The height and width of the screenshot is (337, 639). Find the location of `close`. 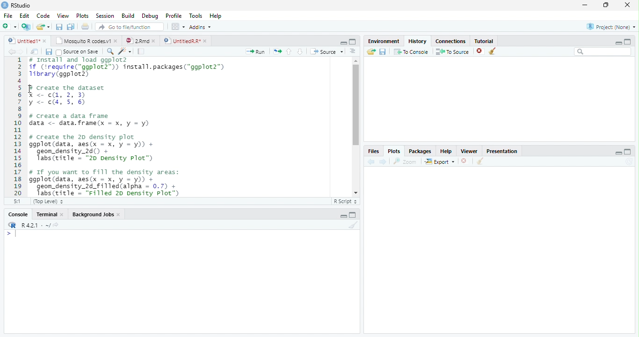

close is located at coordinates (206, 41).